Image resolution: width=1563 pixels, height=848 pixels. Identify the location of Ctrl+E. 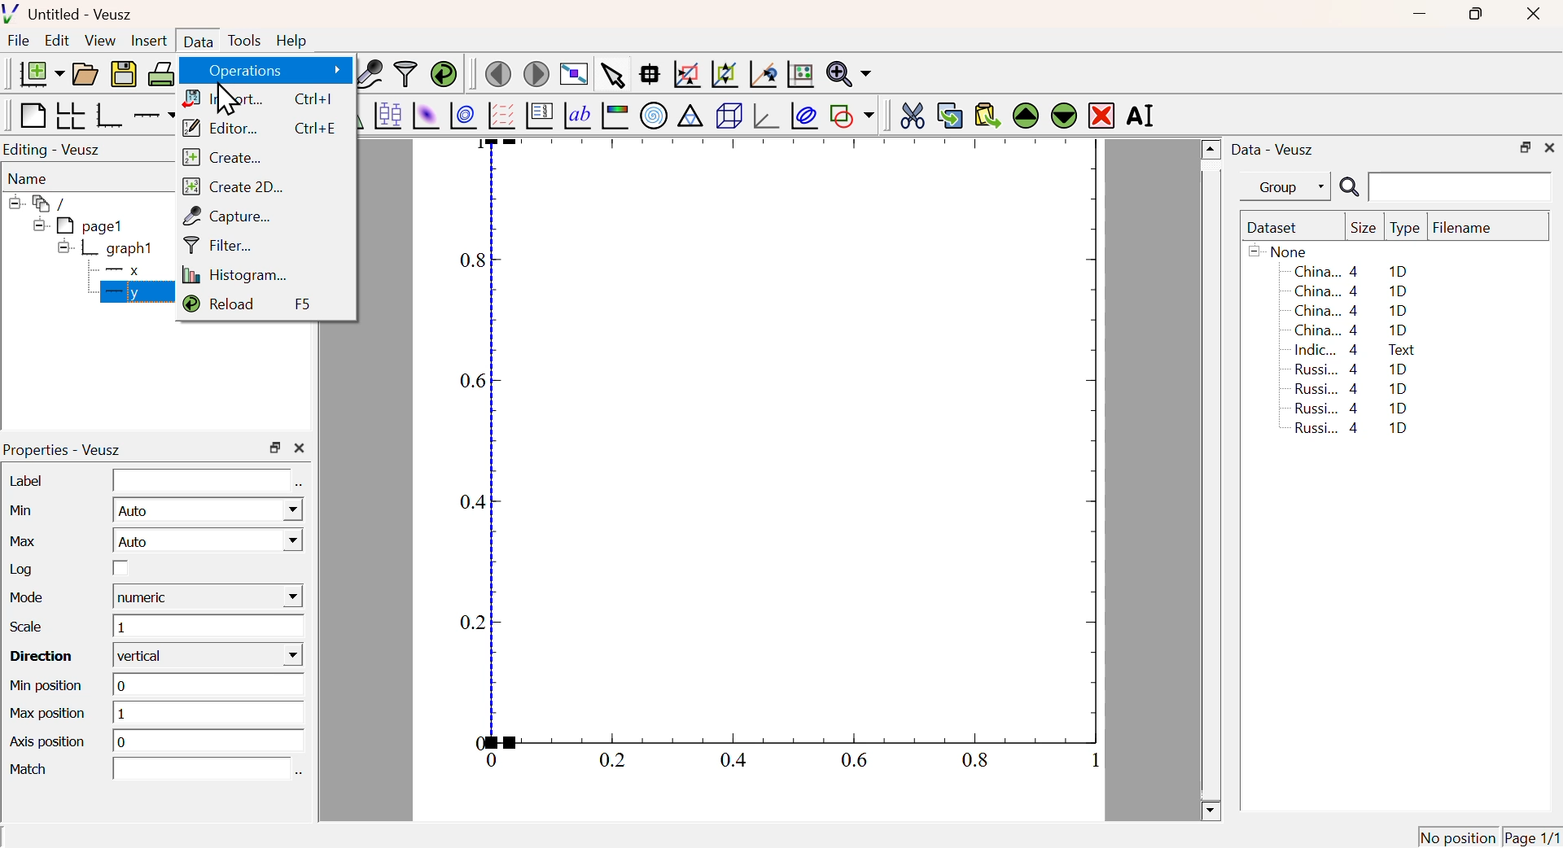
(317, 129).